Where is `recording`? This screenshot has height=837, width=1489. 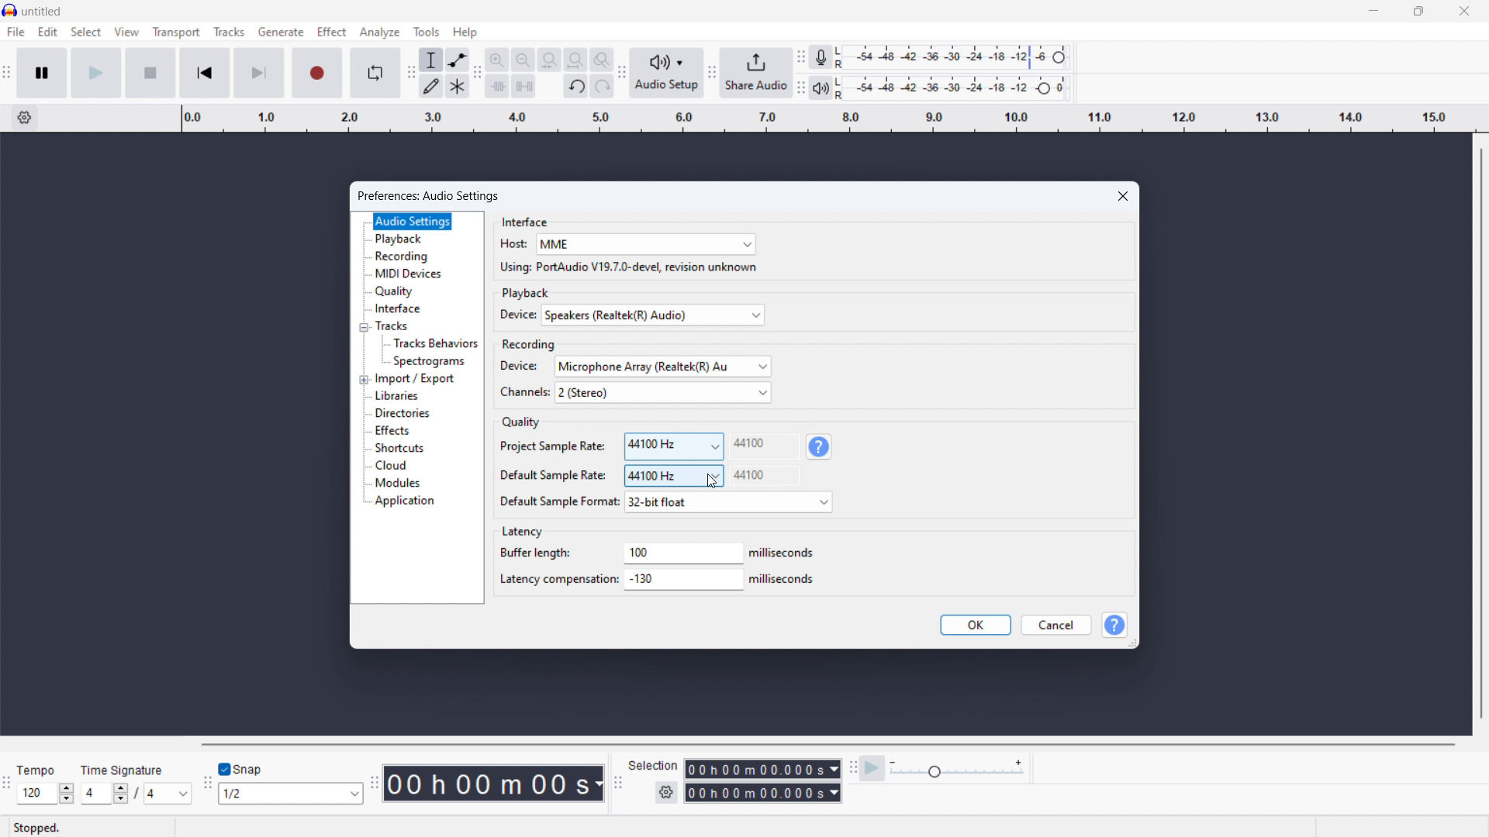
recording is located at coordinates (403, 257).